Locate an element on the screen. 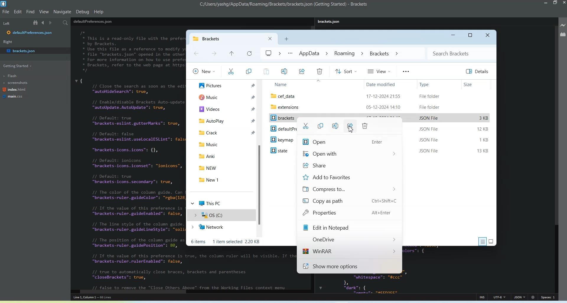 This screenshot has height=303, width=567. Rename is located at coordinates (335, 126).